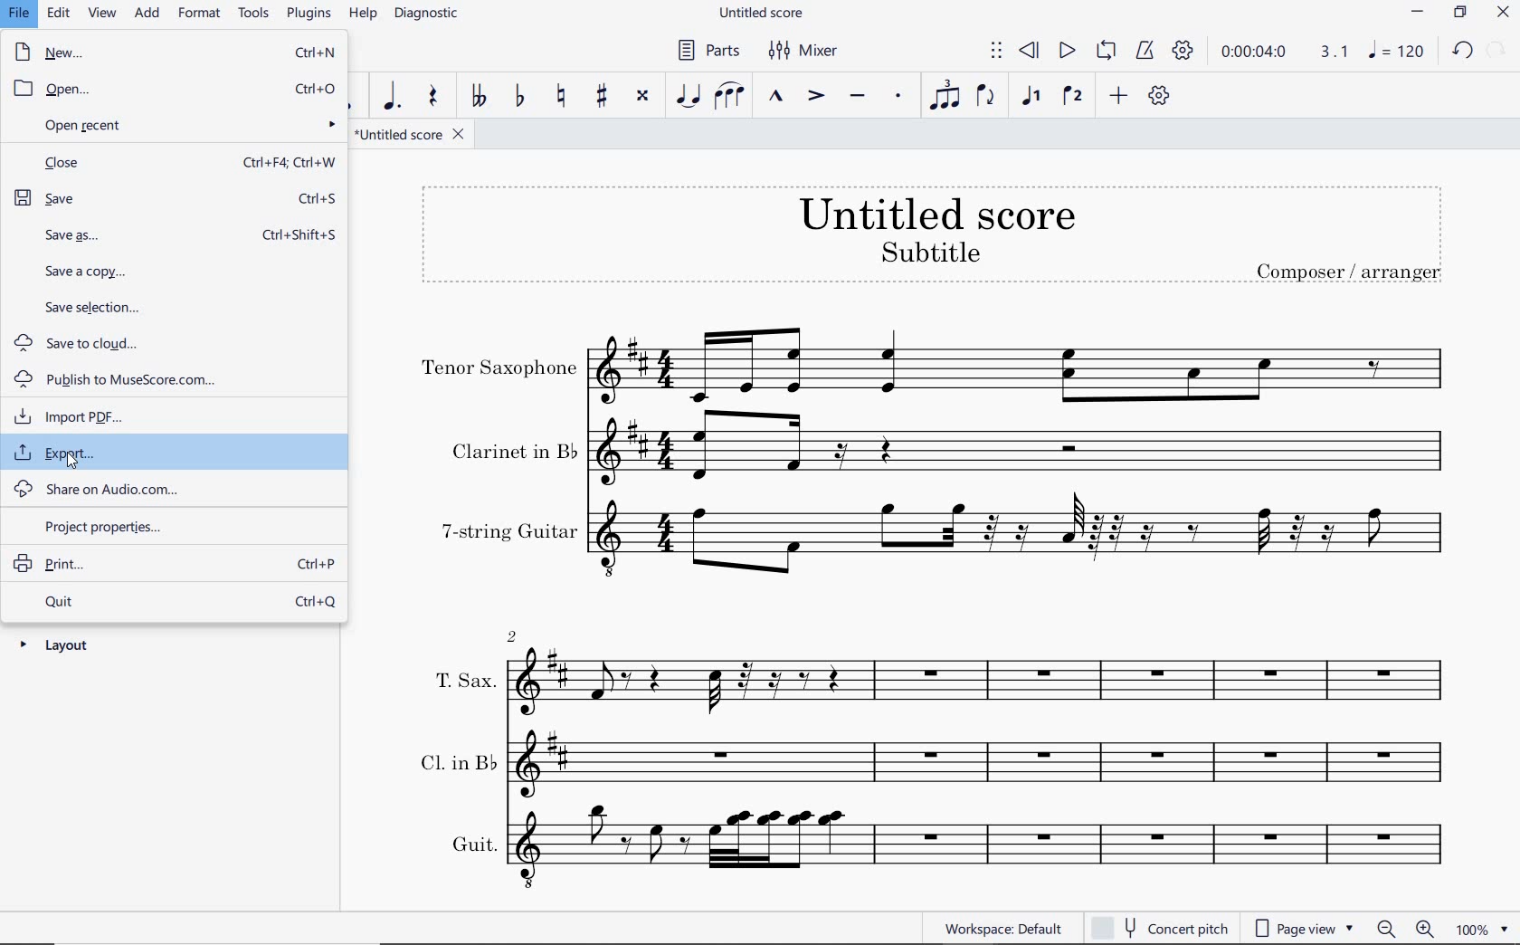 The height and width of the screenshot is (945, 1520). What do you see at coordinates (1065, 50) in the screenshot?
I see `PLAY` at bounding box center [1065, 50].